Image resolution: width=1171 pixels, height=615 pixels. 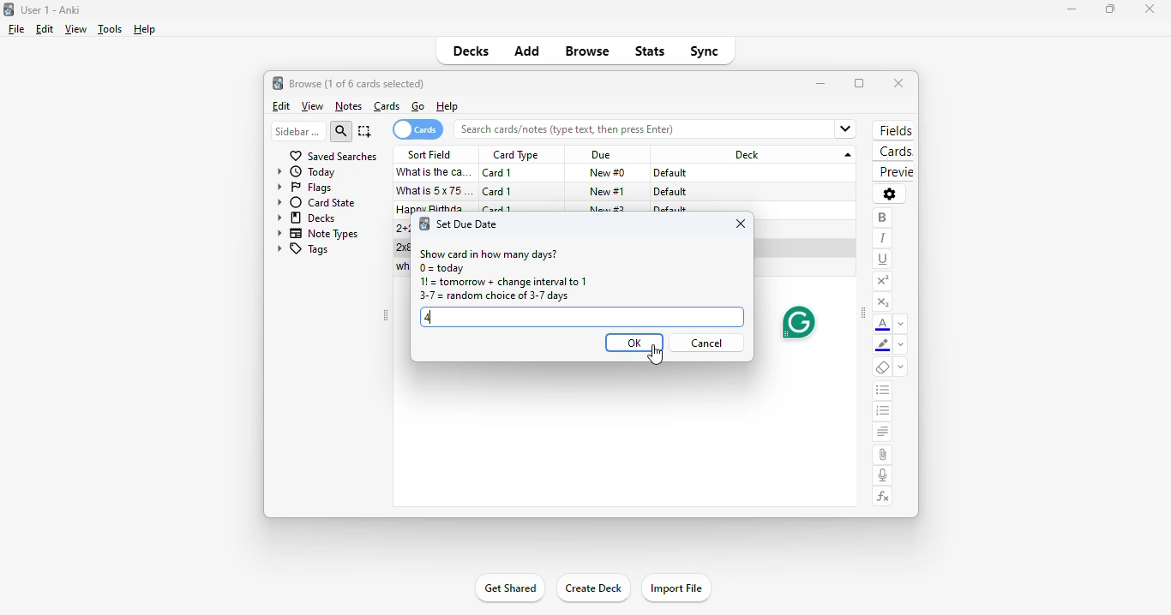 I want to click on get shared, so click(x=508, y=589).